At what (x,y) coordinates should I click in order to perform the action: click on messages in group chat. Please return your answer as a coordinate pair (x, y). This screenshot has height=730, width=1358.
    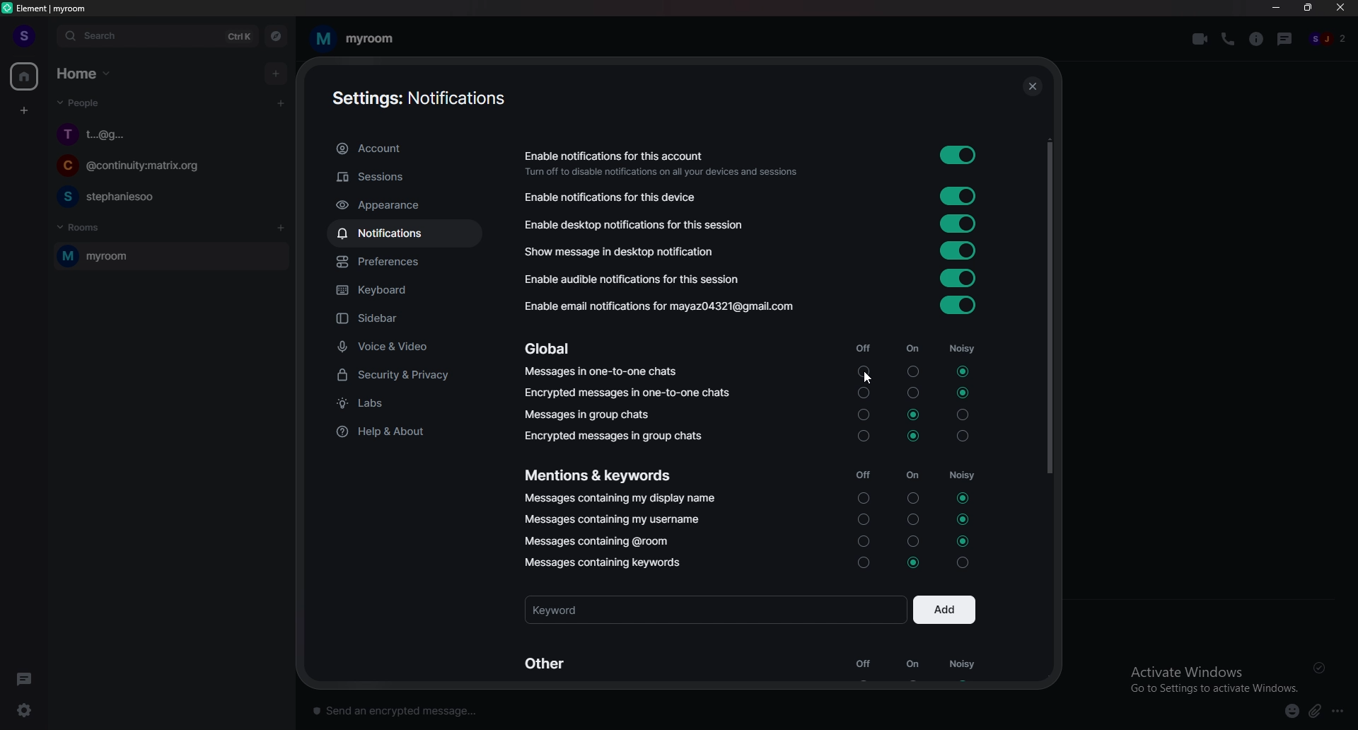
    Looking at the image, I should click on (590, 417).